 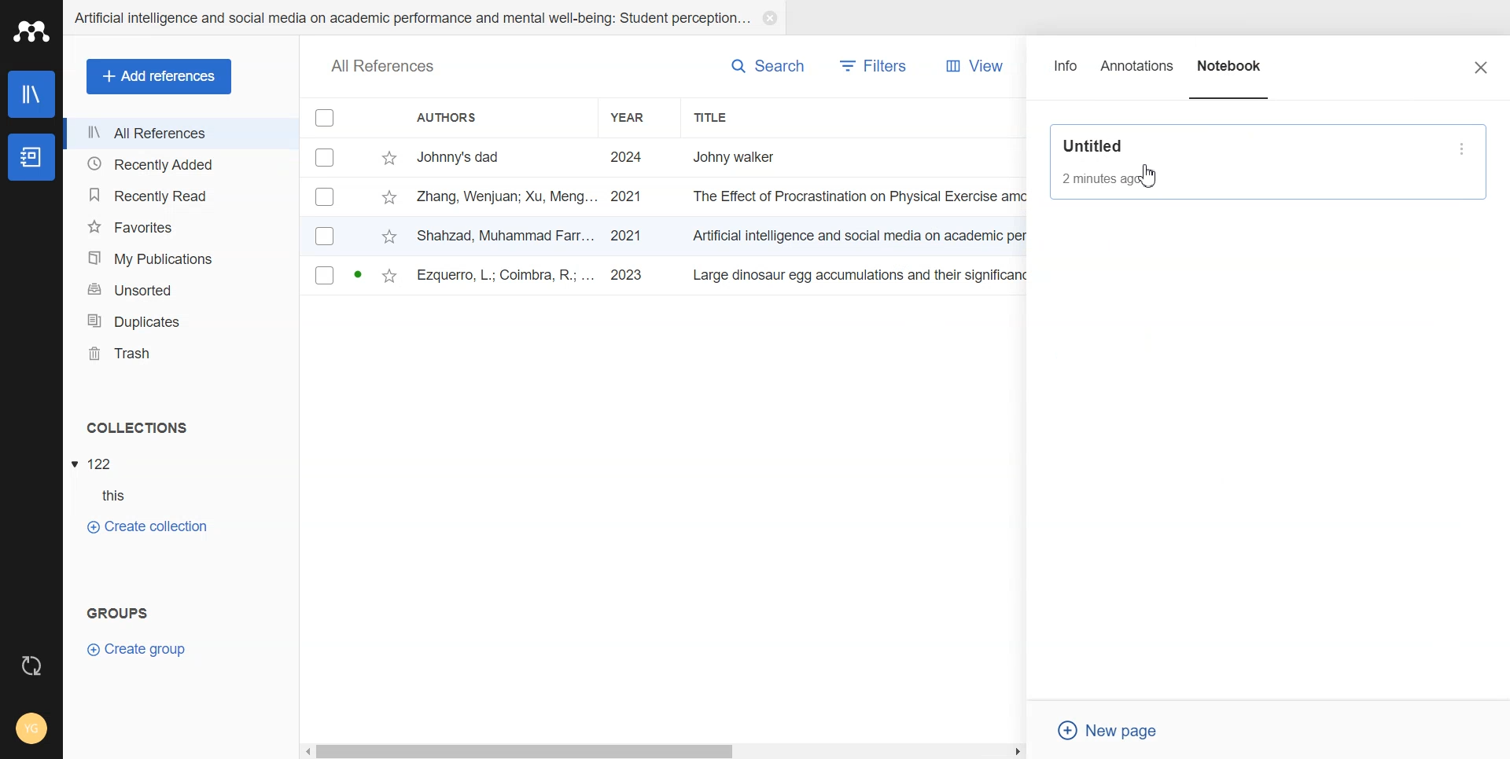 What do you see at coordinates (626, 236) in the screenshot?
I see `2021` at bounding box center [626, 236].